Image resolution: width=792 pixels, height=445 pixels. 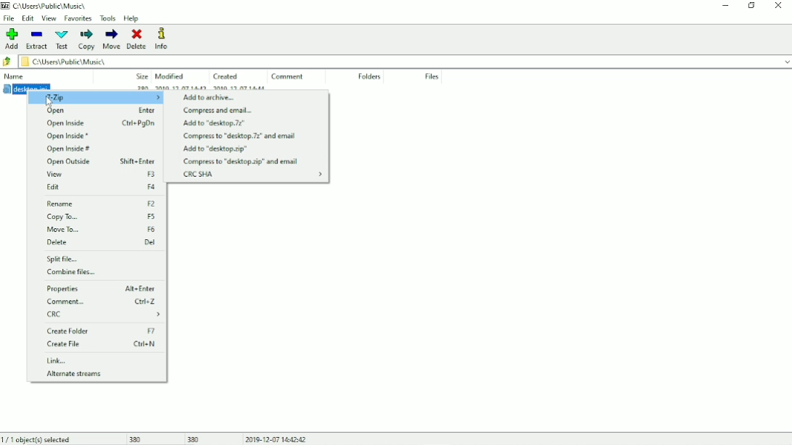 I want to click on Created, so click(x=225, y=75).